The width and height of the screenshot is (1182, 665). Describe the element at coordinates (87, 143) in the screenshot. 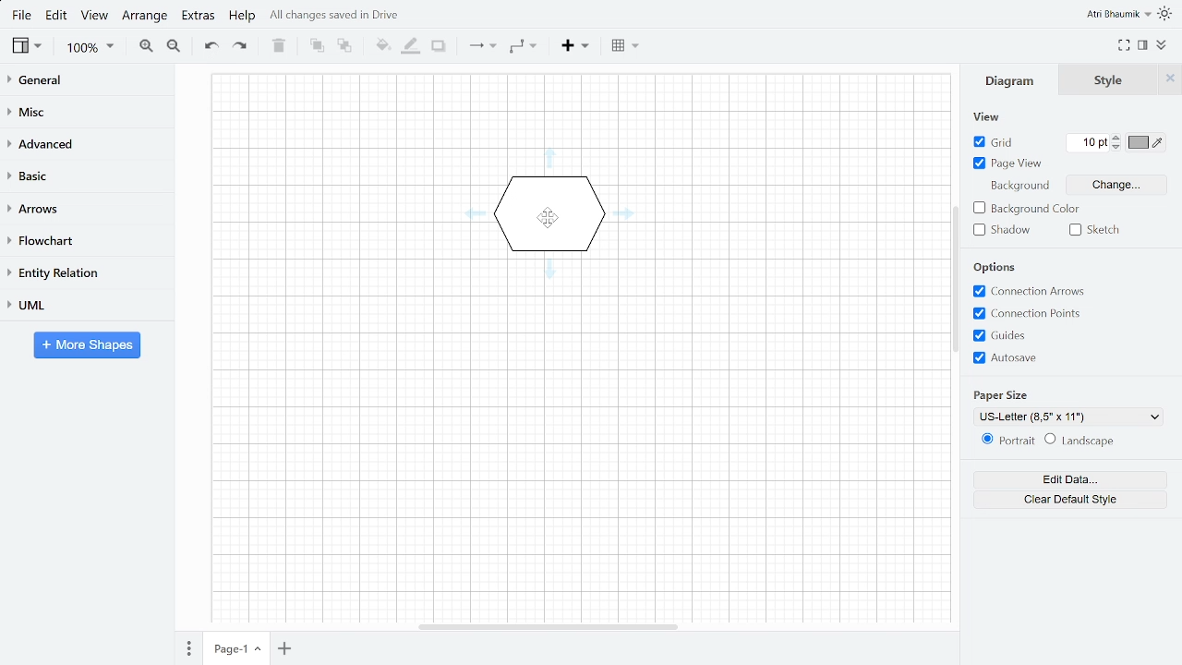

I see `advanced` at that location.